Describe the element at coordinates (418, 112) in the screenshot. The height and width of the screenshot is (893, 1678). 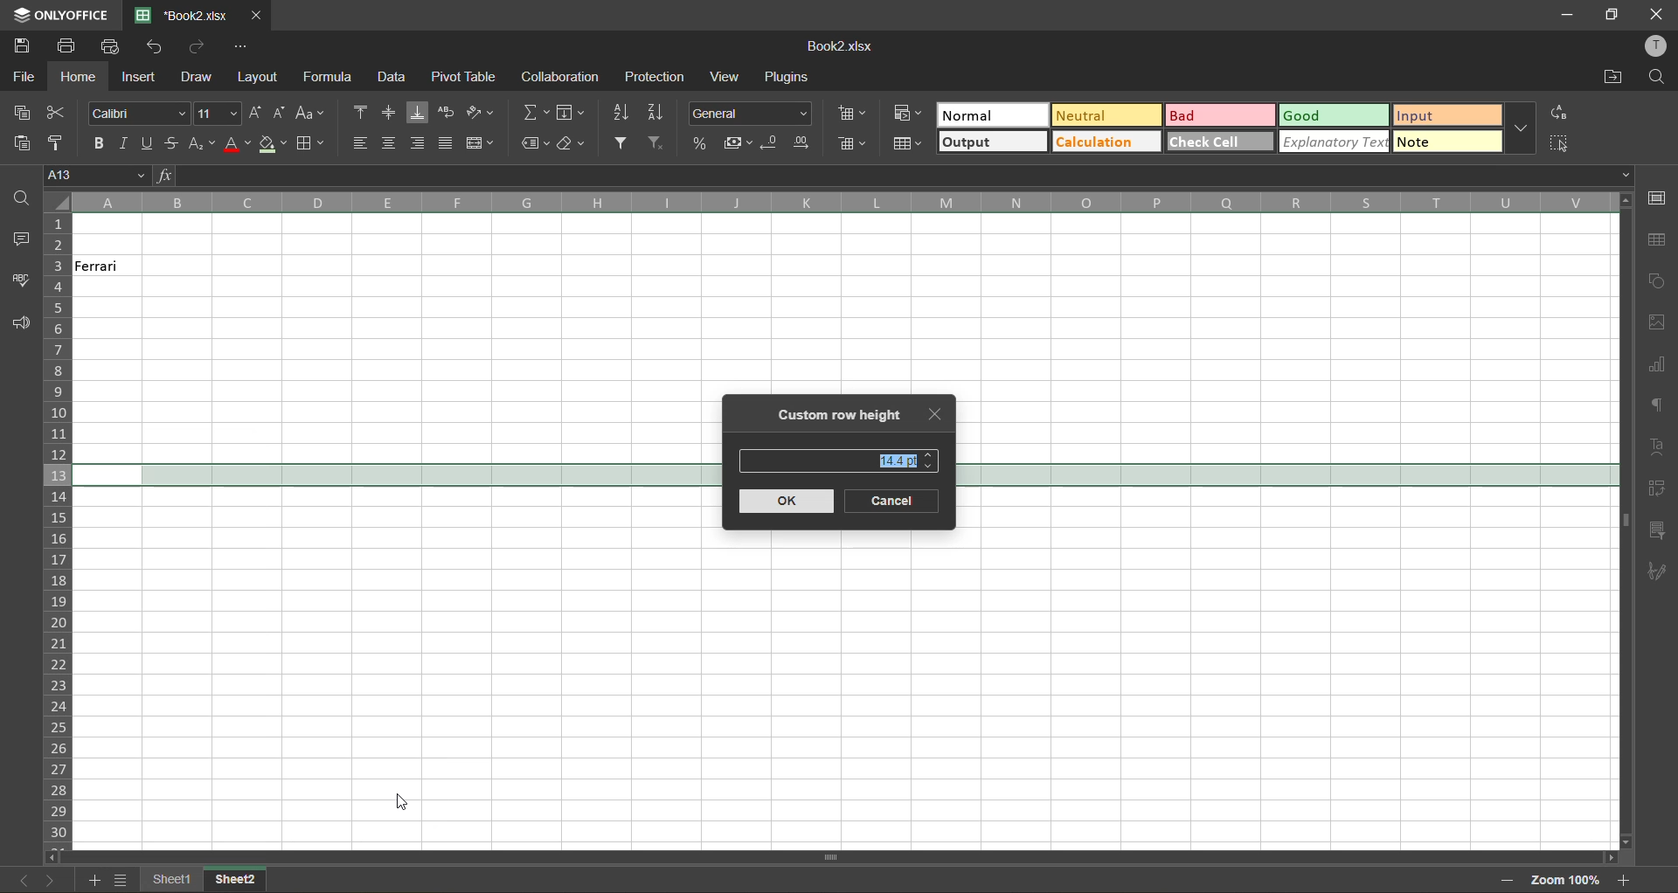
I see `align bottom` at that location.